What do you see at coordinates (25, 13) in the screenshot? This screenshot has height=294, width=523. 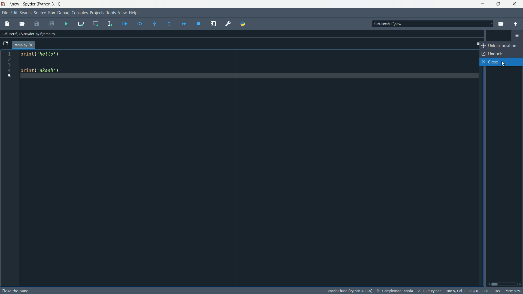 I see `Search Menu` at bounding box center [25, 13].